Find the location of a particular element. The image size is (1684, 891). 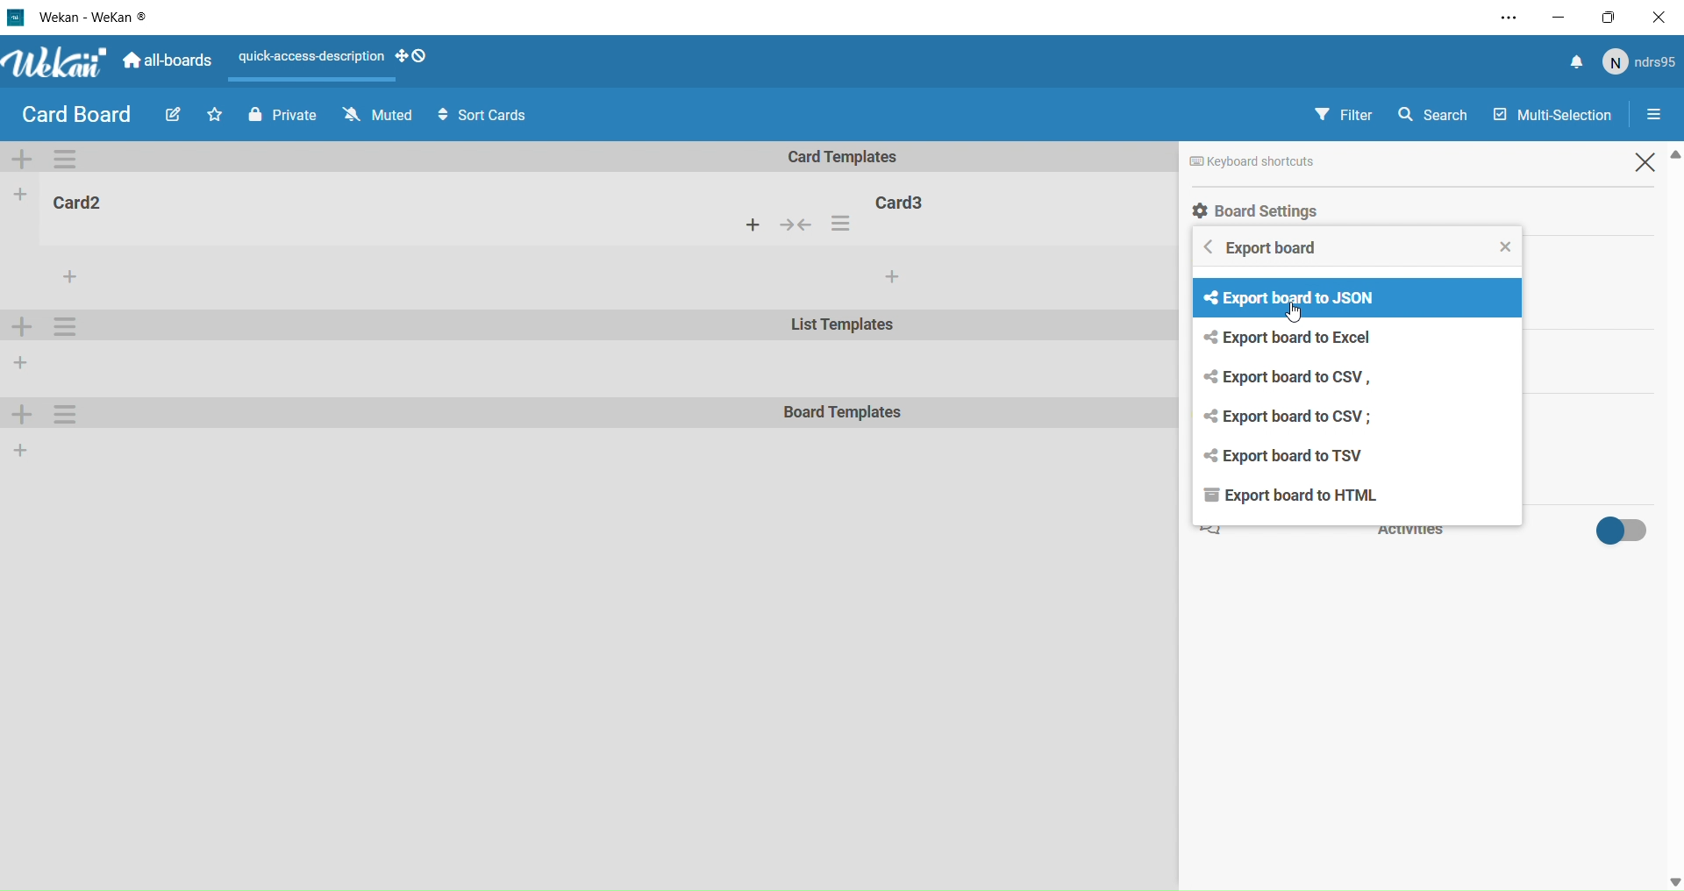

collapse is located at coordinates (801, 225).